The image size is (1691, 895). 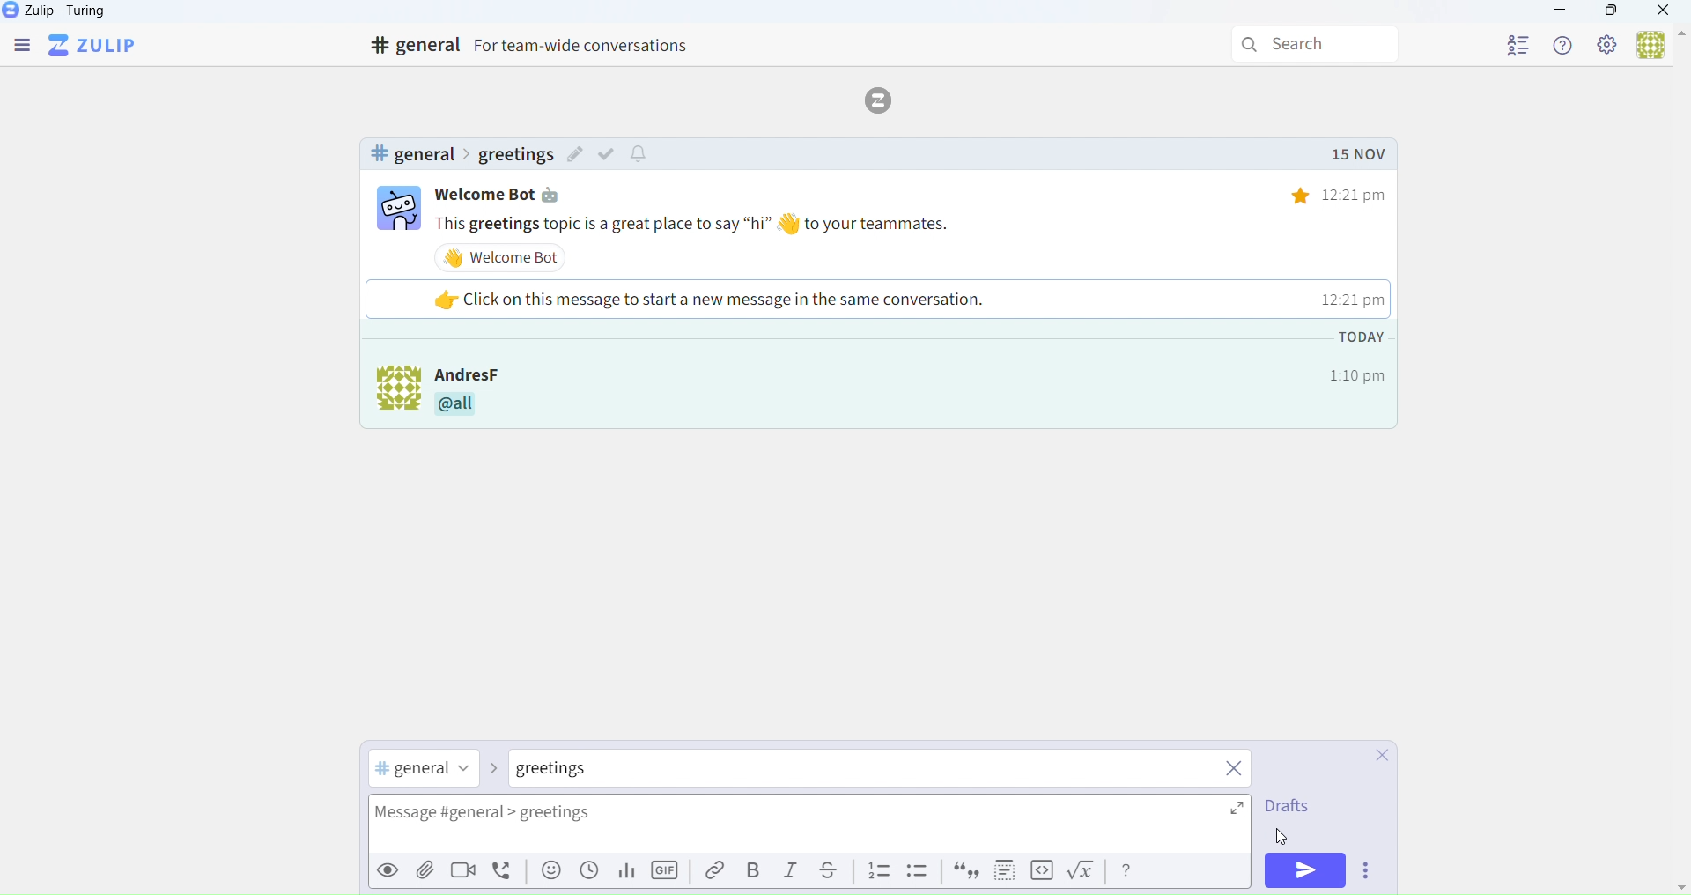 What do you see at coordinates (1355, 356) in the screenshot?
I see `date and time` at bounding box center [1355, 356].